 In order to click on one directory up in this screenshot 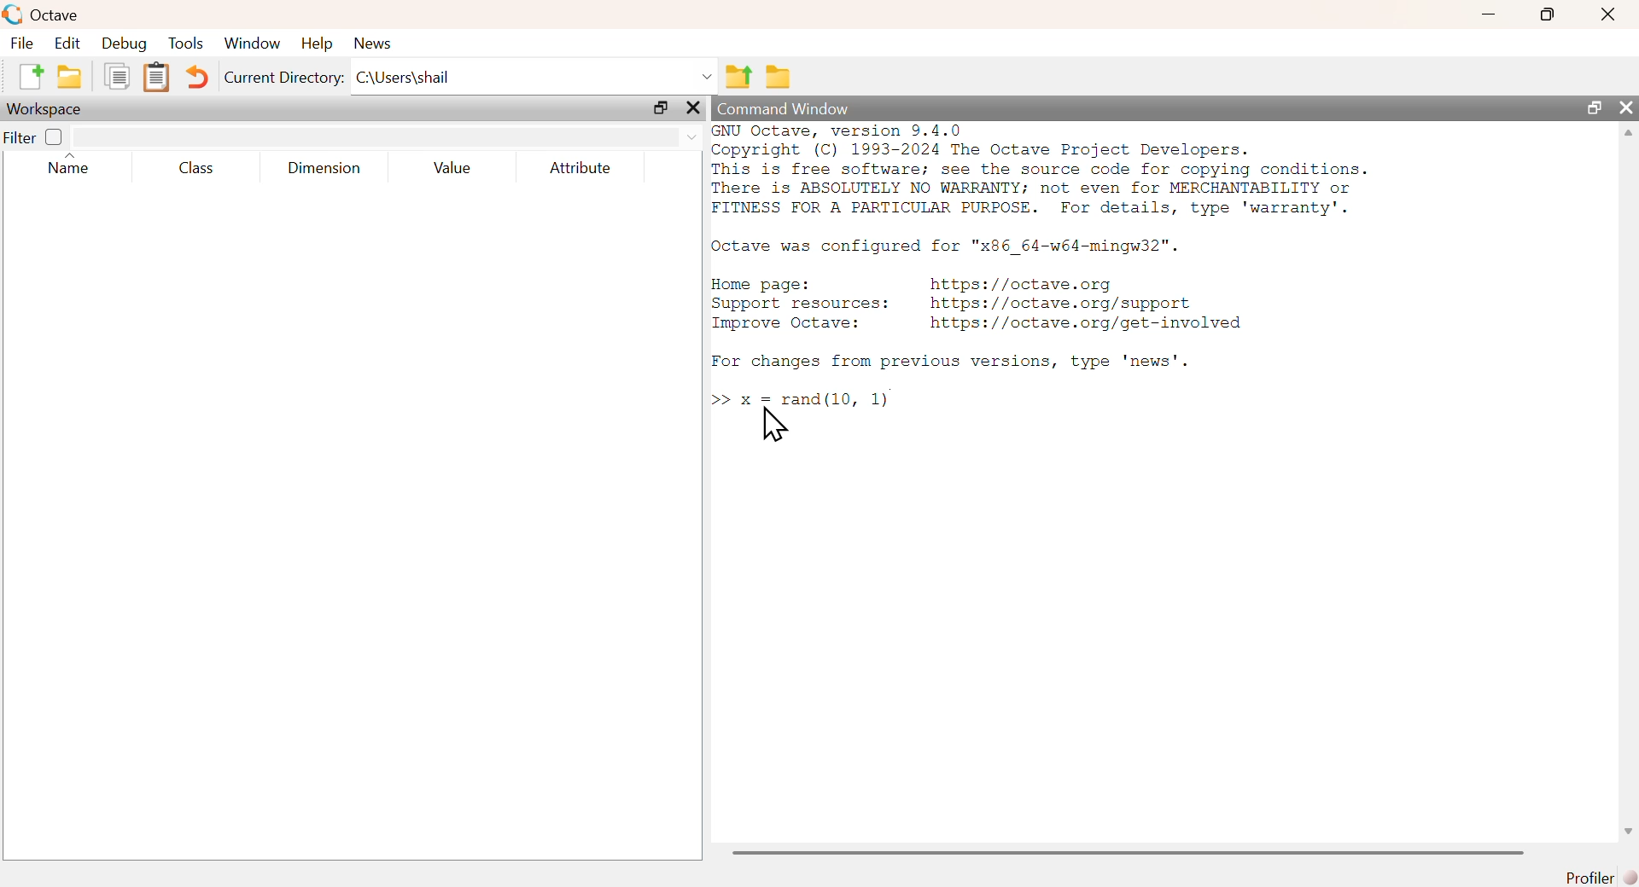, I will do `click(738, 73)`.